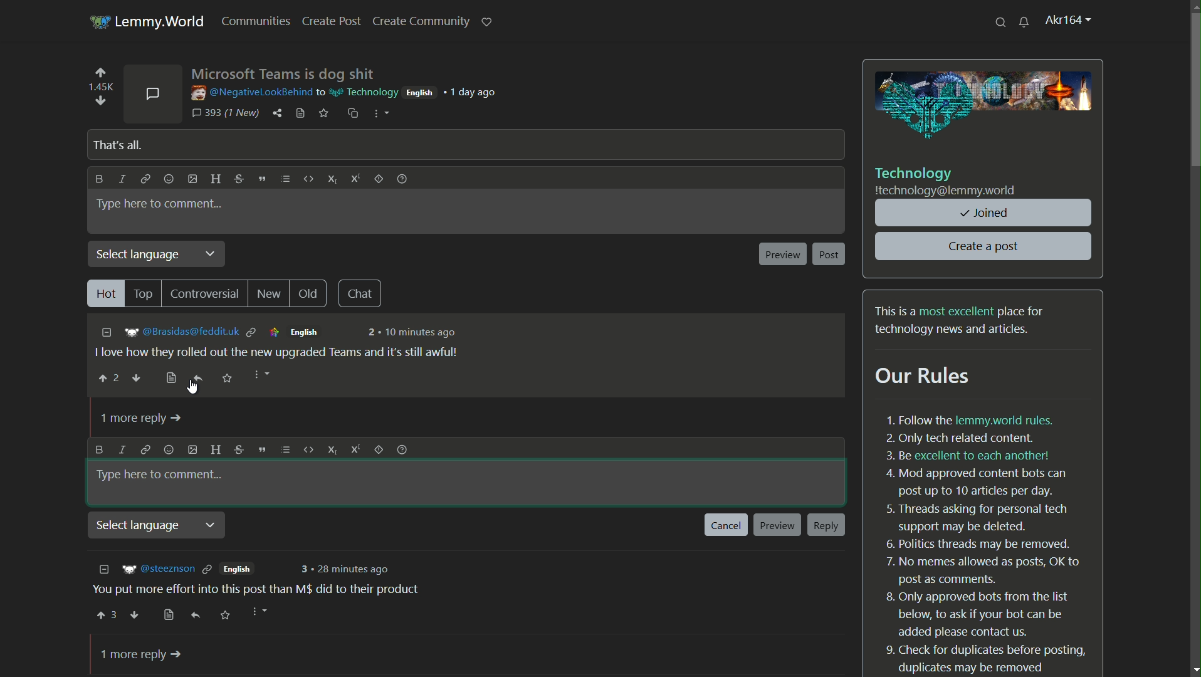 Image resolution: width=1201 pixels, height=677 pixels. Describe the element at coordinates (206, 295) in the screenshot. I see `controversial` at that location.